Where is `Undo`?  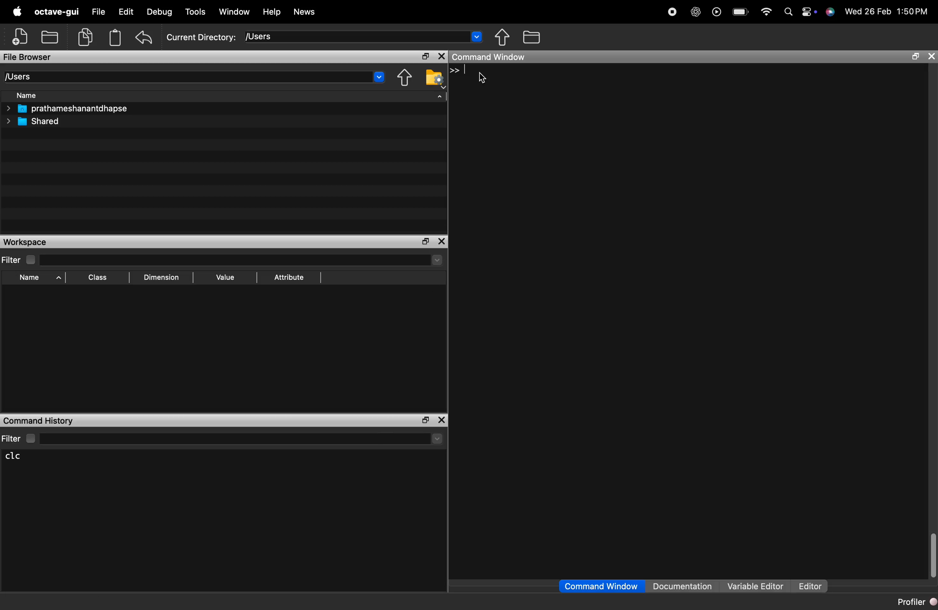
Undo is located at coordinates (144, 37).